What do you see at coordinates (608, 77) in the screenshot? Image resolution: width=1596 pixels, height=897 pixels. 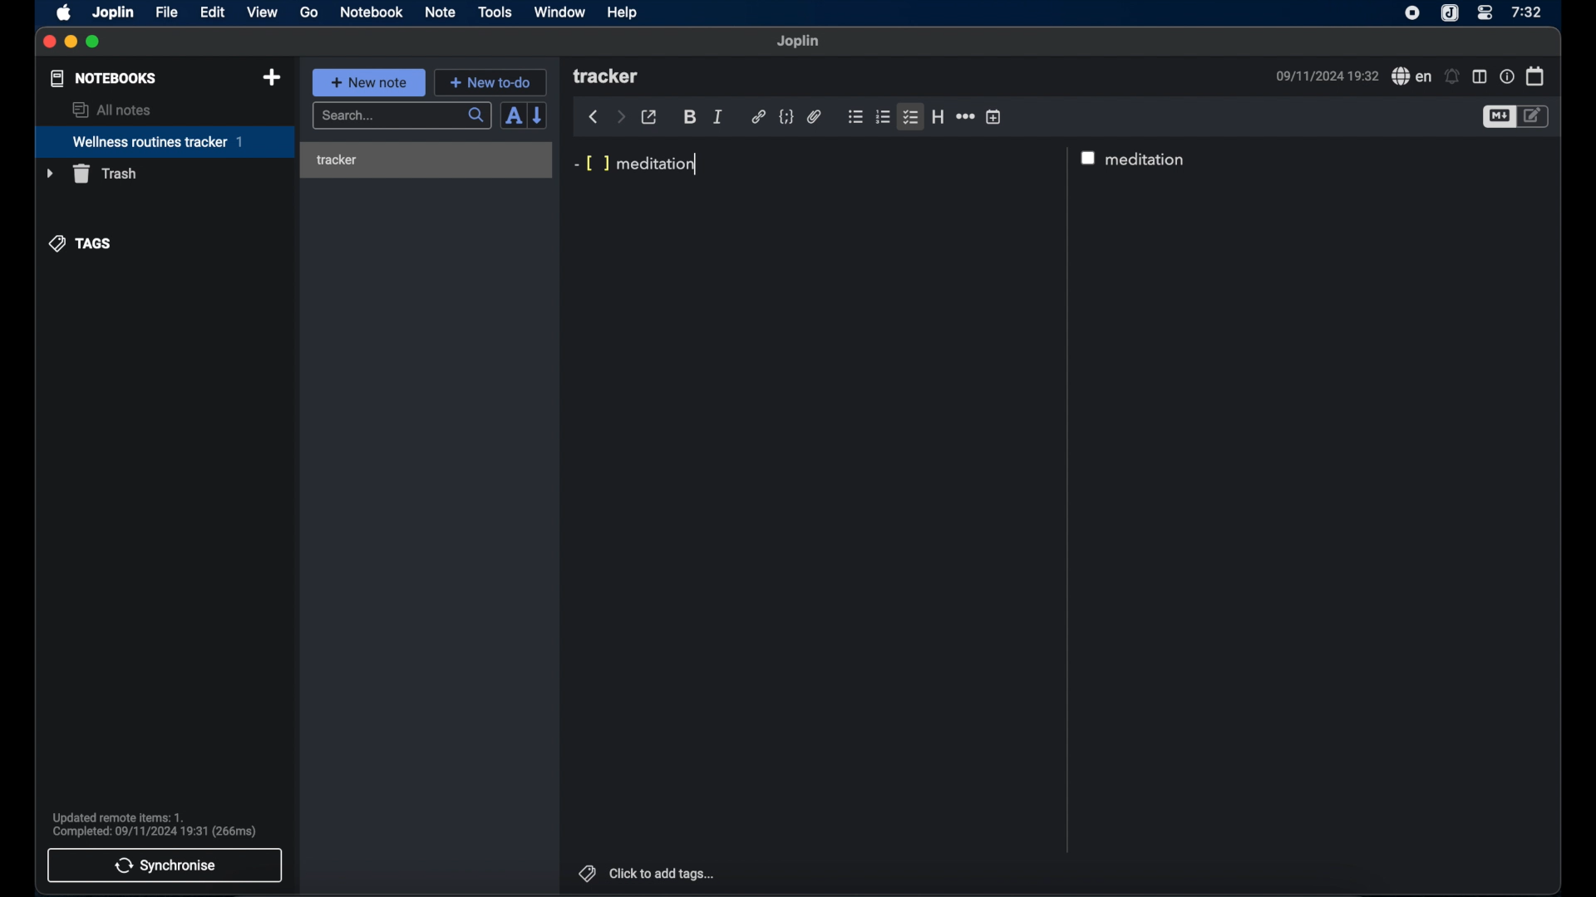 I see `tracker` at bounding box center [608, 77].